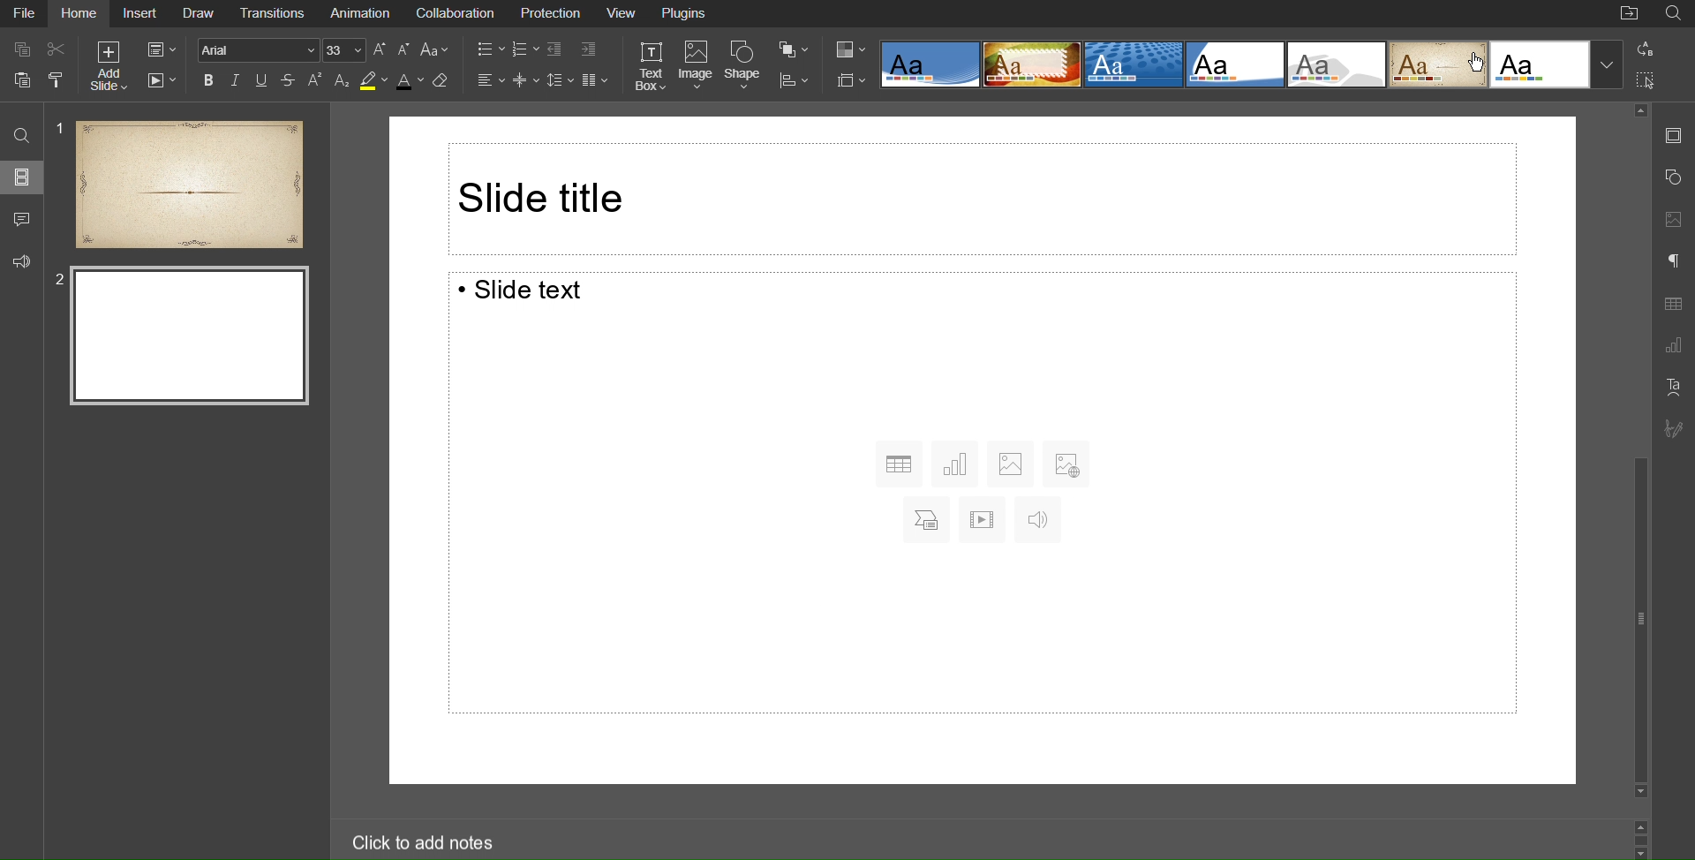 This screenshot has width=1695, height=860. I want to click on Underline, so click(264, 81).